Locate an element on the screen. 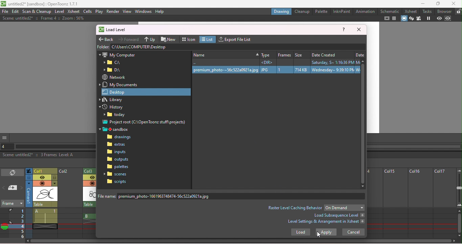 This screenshot has width=462, height=244. Export file list is located at coordinates (237, 39).